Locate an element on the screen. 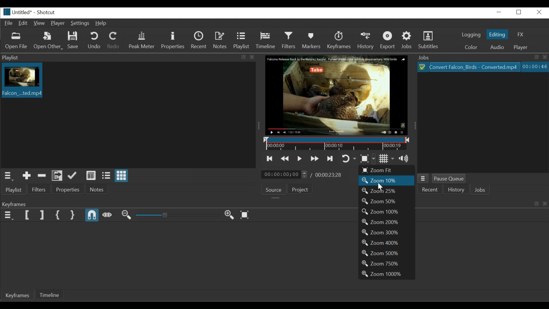  Skip to the next point is located at coordinates (330, 159).